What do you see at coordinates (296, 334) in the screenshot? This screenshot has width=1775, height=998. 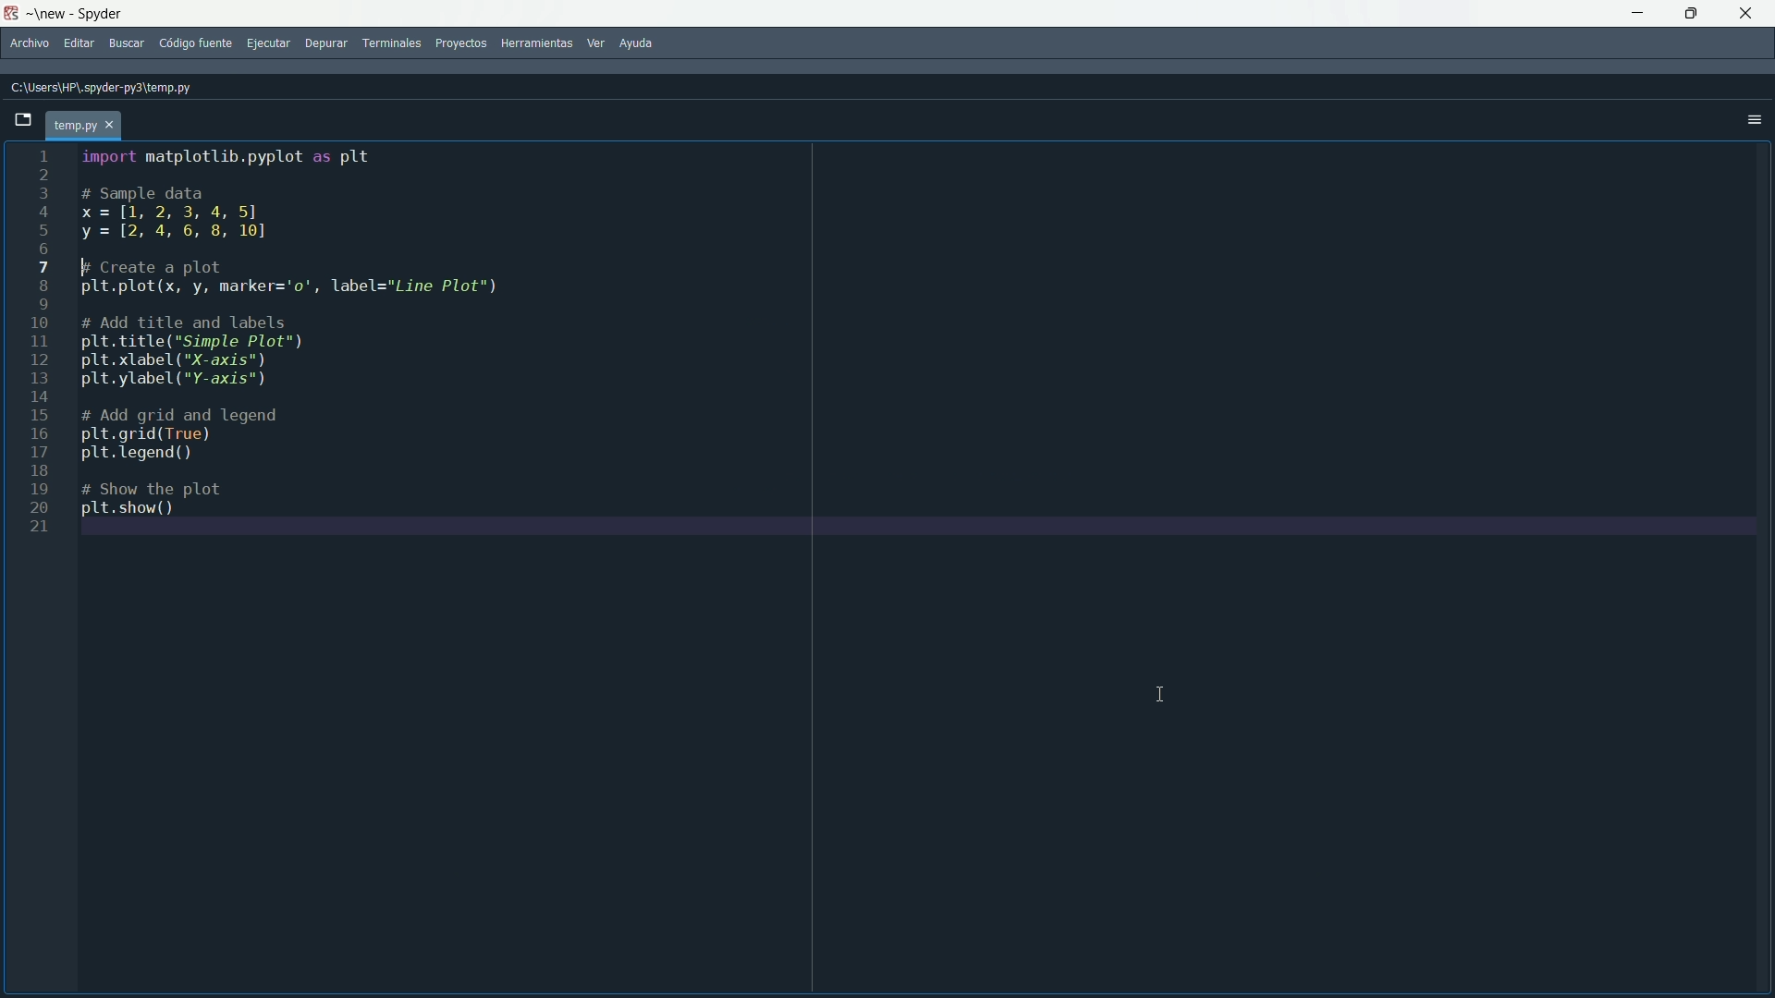 I see `code to create a line plot between x and y variables` at bounding box center [296, 334].